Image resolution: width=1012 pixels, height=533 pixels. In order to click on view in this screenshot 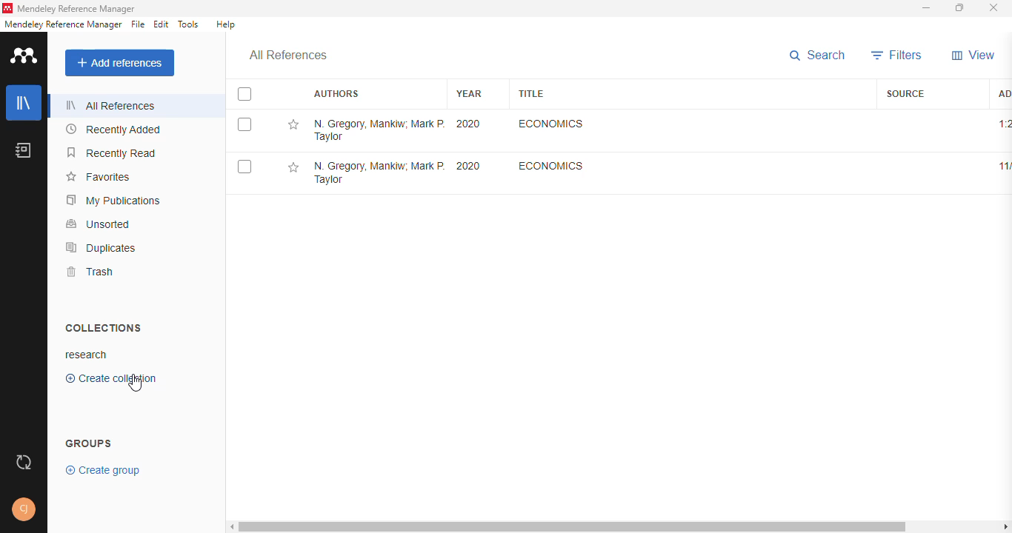, I will do `click(973, 55)`.